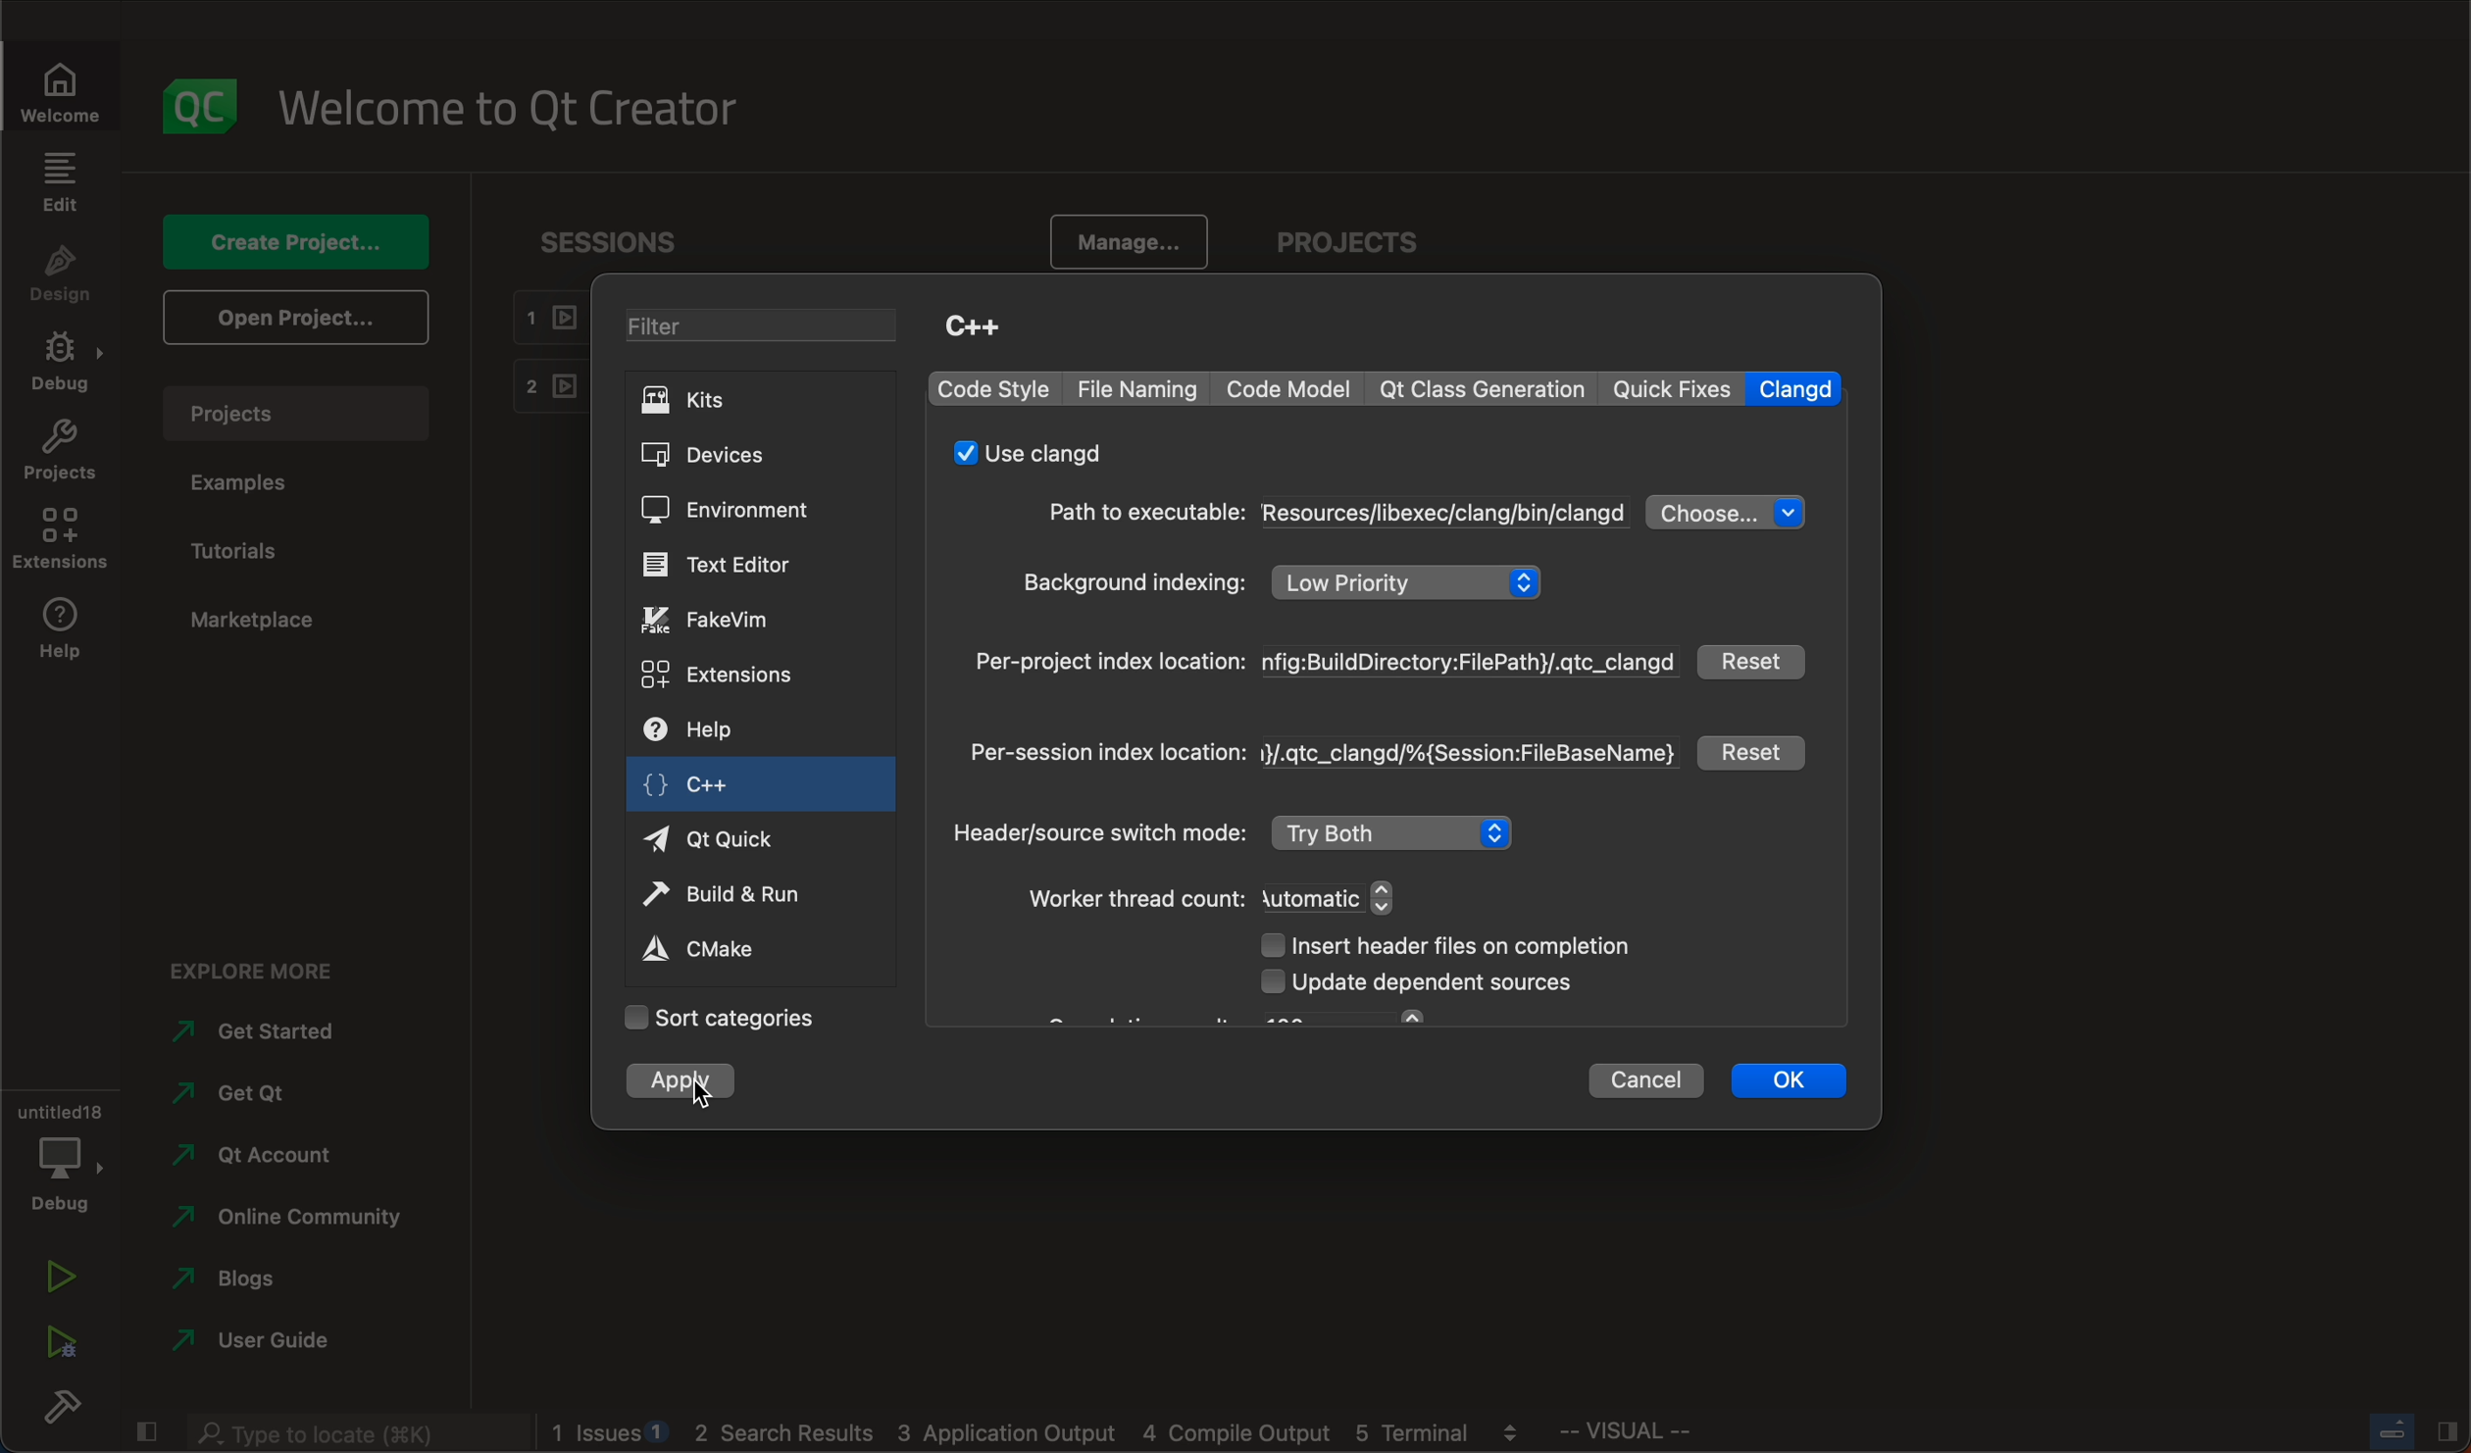 Image resolution: width=2471 pixels, height=1453 pixels. I want to click on mode, so click(1242, 835).